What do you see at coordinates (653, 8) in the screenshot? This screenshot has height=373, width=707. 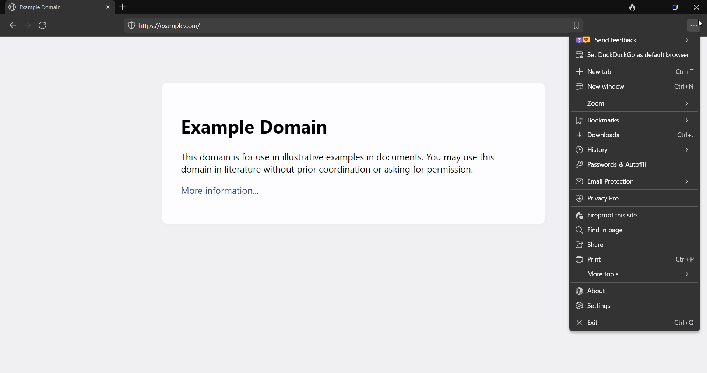 I see `minimize` at bounding box center [653, 8].